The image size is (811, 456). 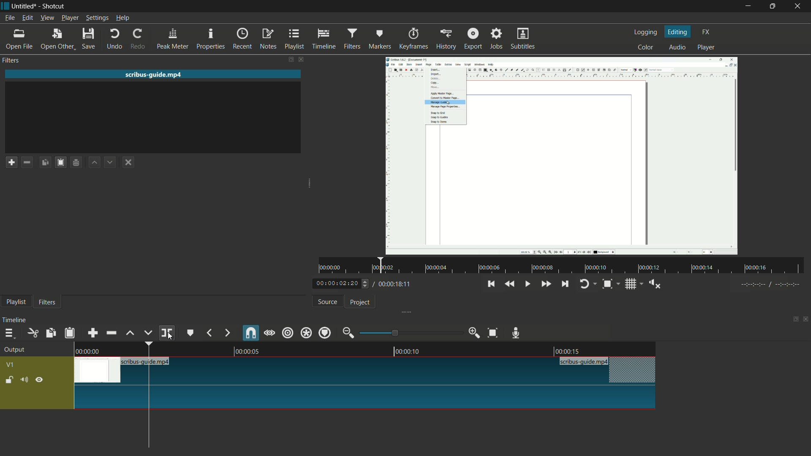 I want to click on view menu, so click(x=48, y=18).